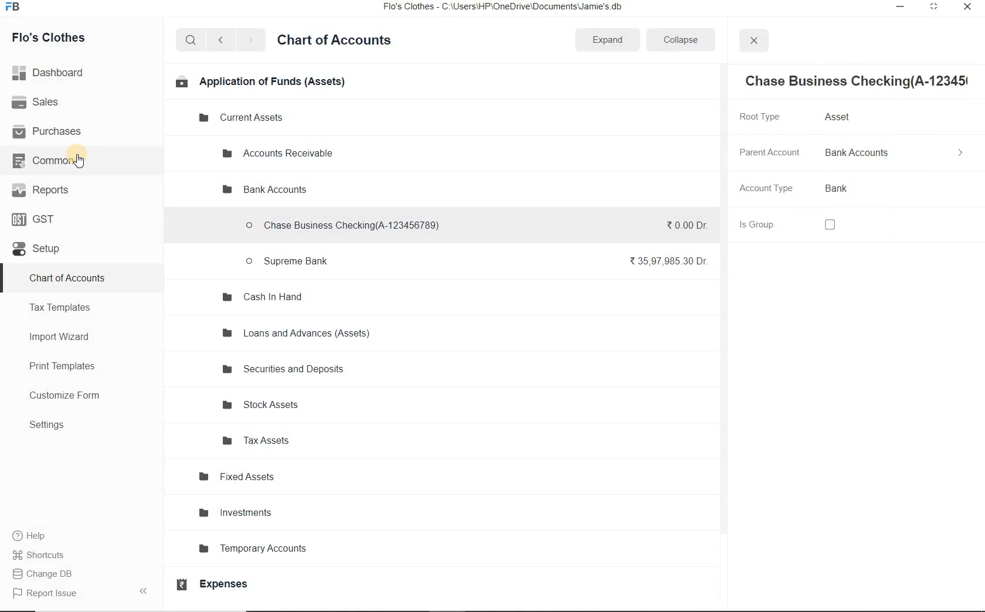 The image size is (985, 612). Describe the element at coordinates (266, 297) in the screenshot. I see `Cash In Hand` at that location.